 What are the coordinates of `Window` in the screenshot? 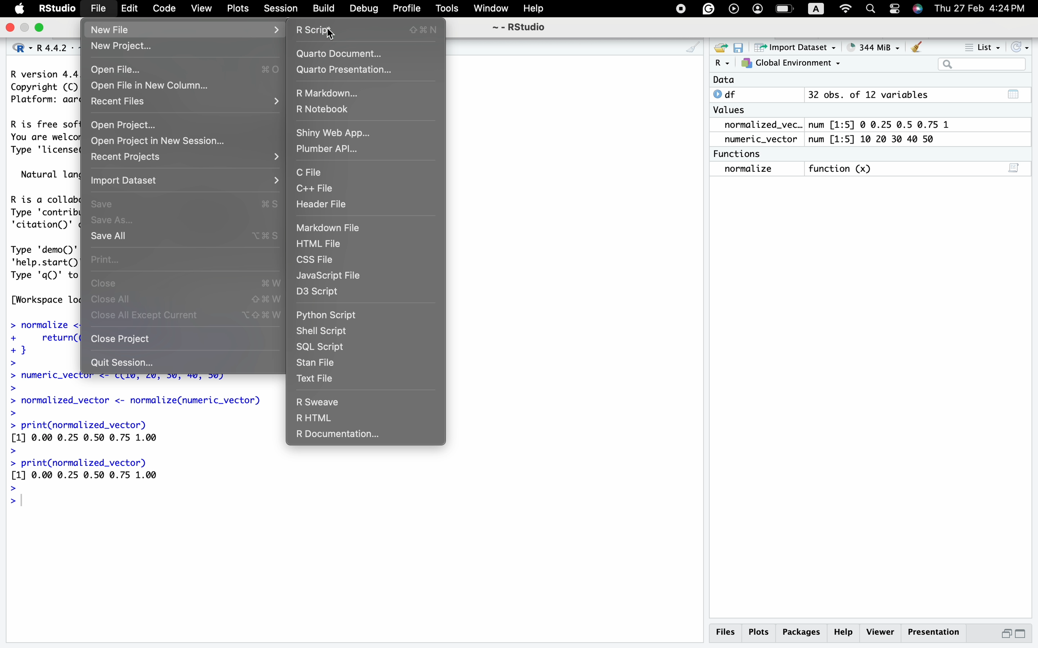 It's located at (489, 9).